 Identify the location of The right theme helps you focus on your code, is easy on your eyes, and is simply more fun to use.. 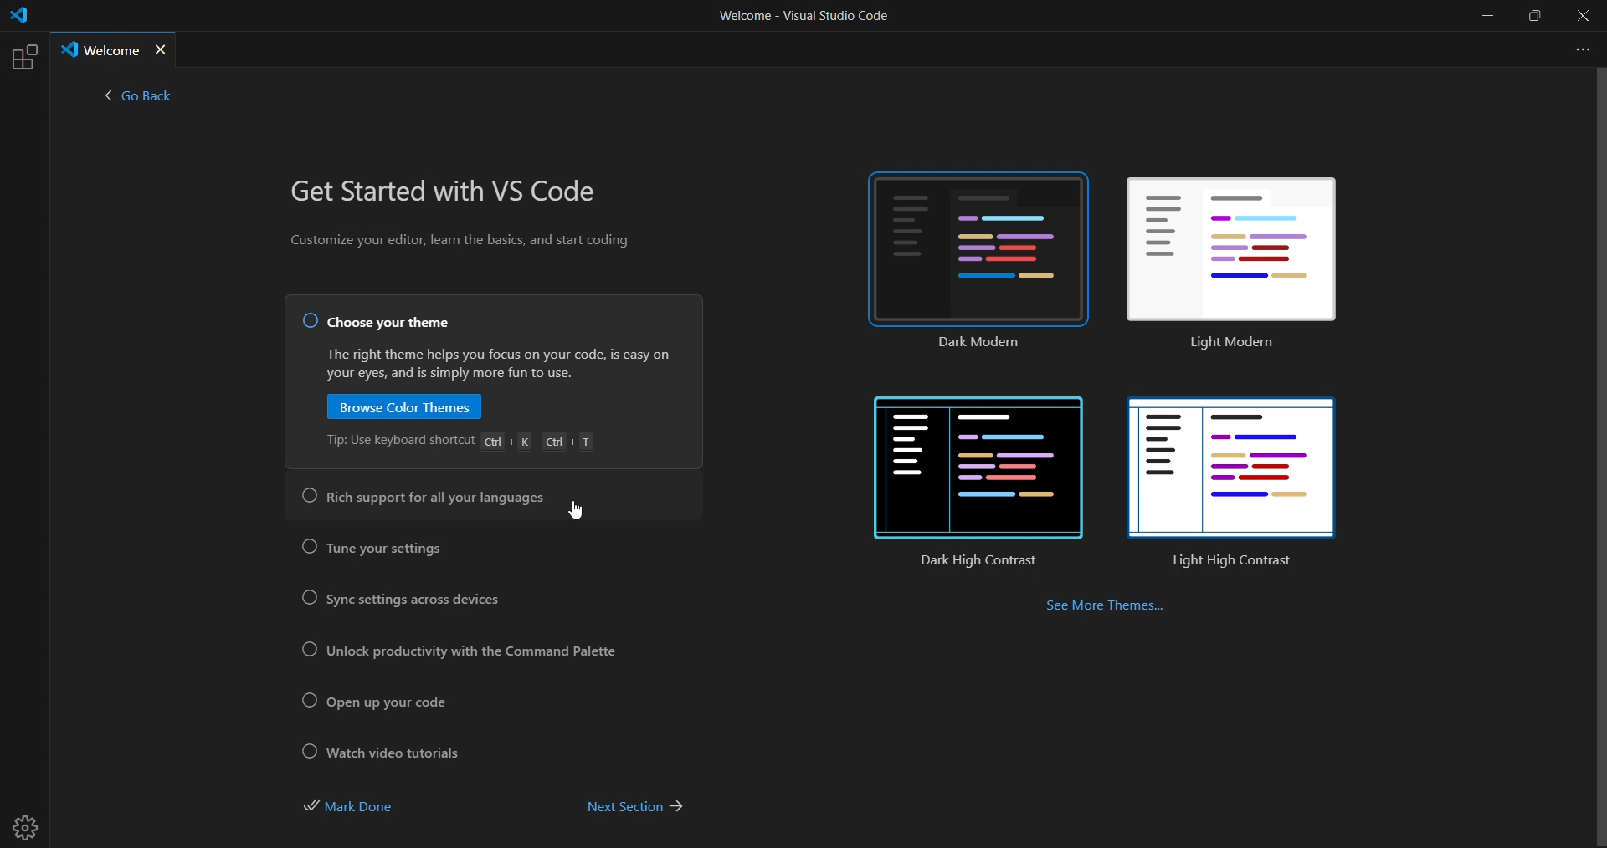
(506, 364).